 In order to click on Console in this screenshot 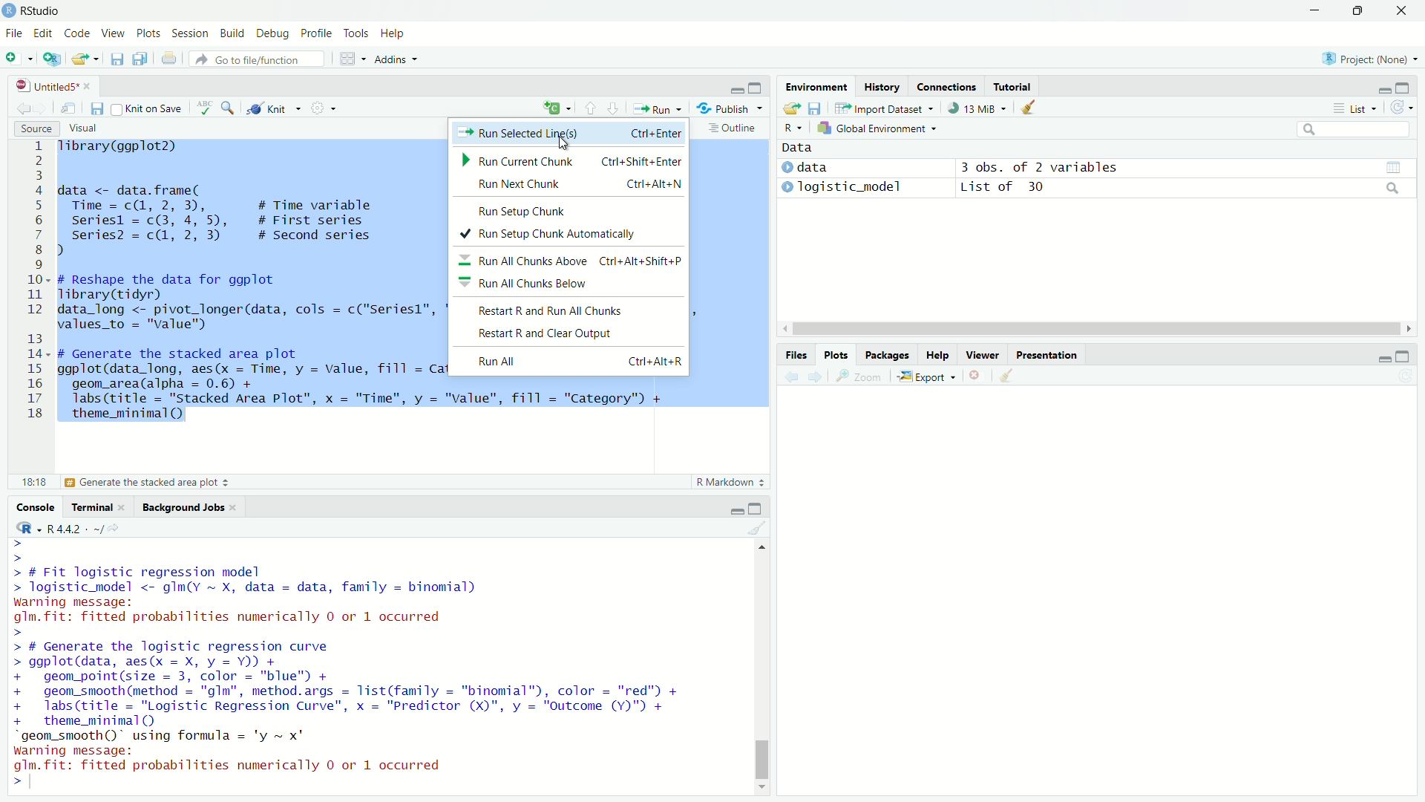, I will do `click(38, 506)`.